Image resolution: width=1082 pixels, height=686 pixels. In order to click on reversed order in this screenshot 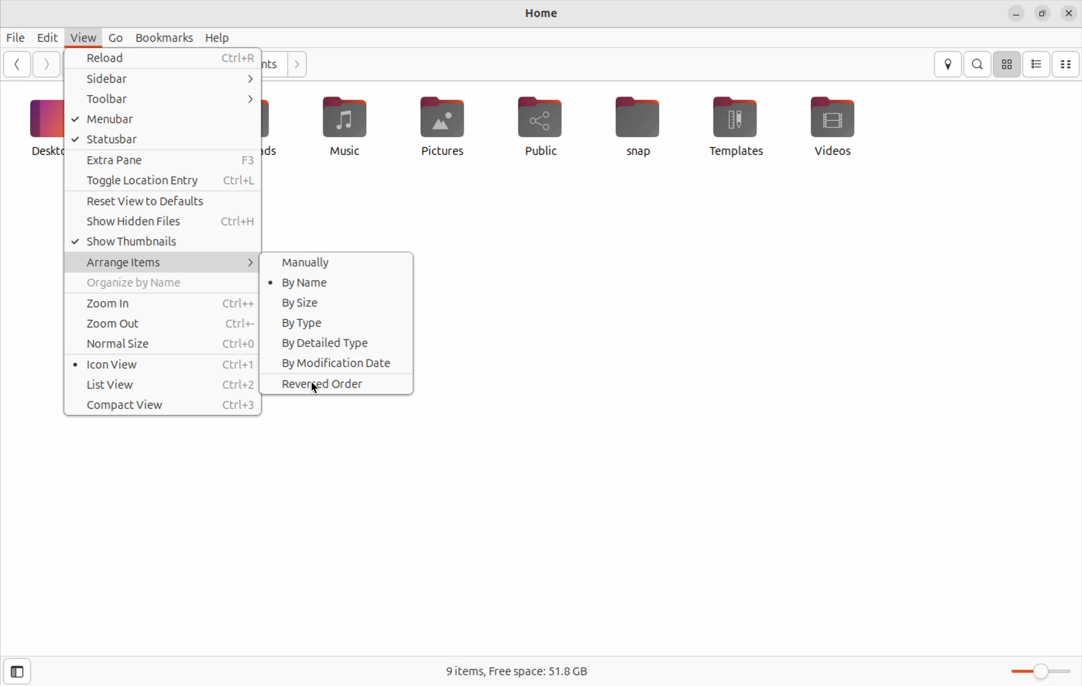, I will do `click(337, 382)`.